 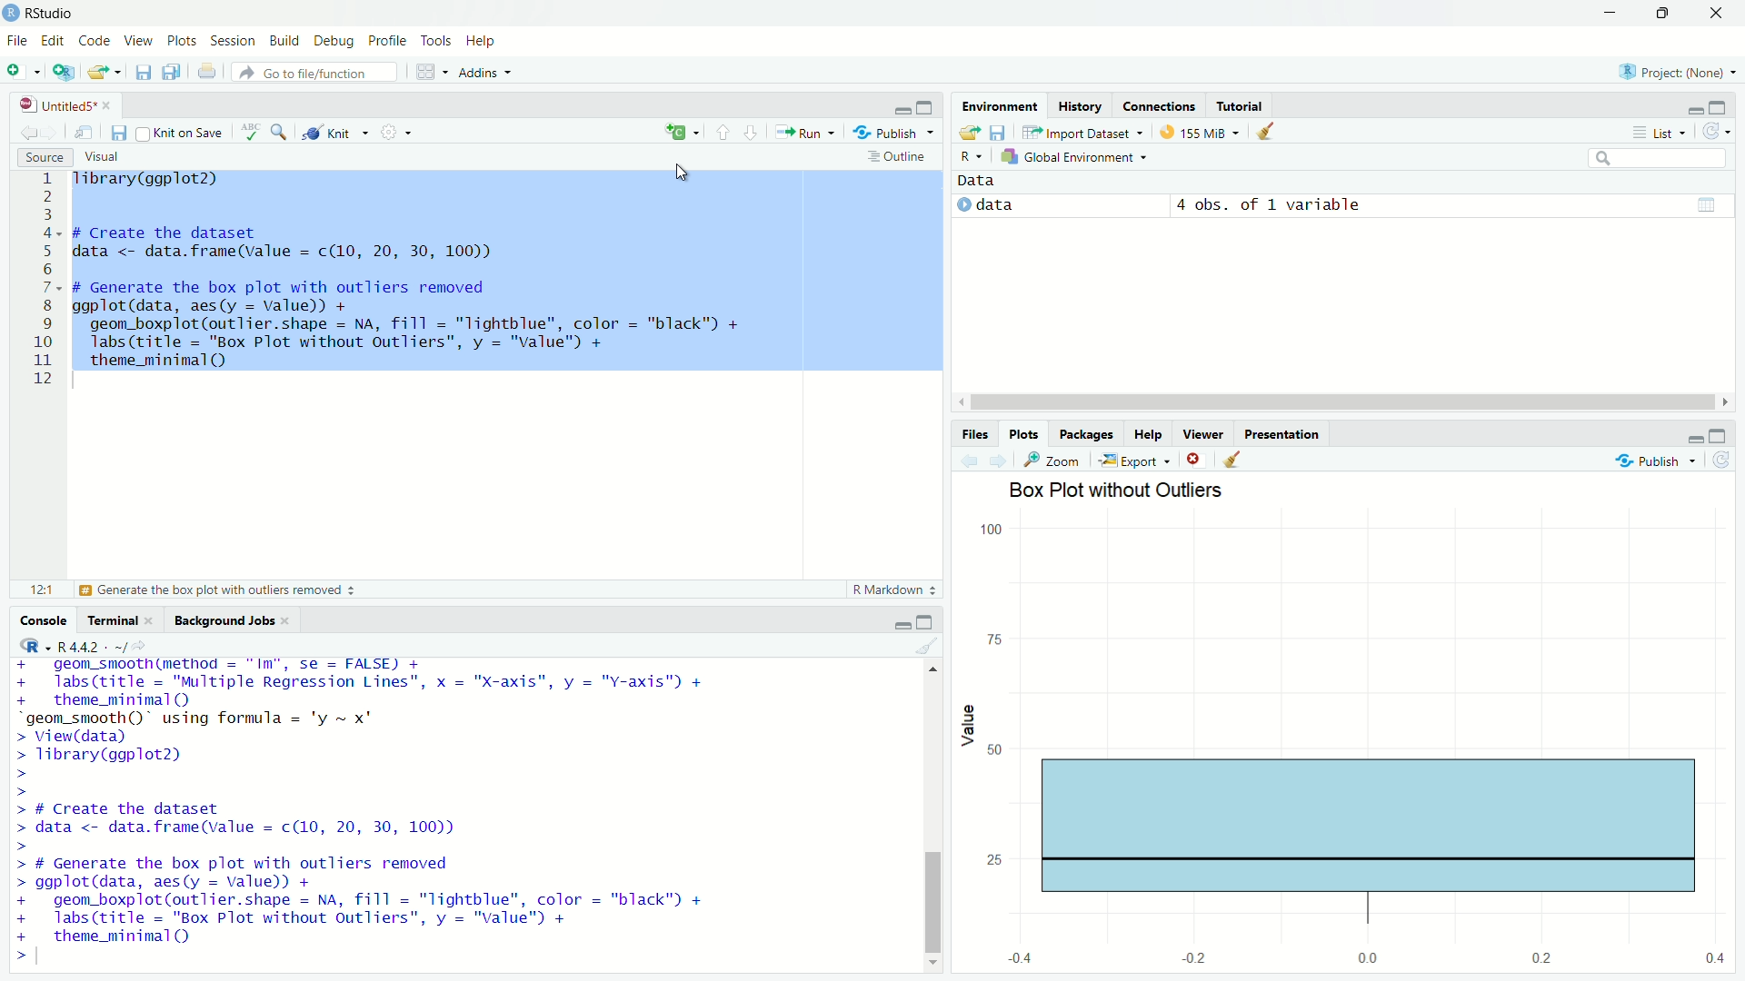 I want to click on Environment, so click(x=997, y=105).